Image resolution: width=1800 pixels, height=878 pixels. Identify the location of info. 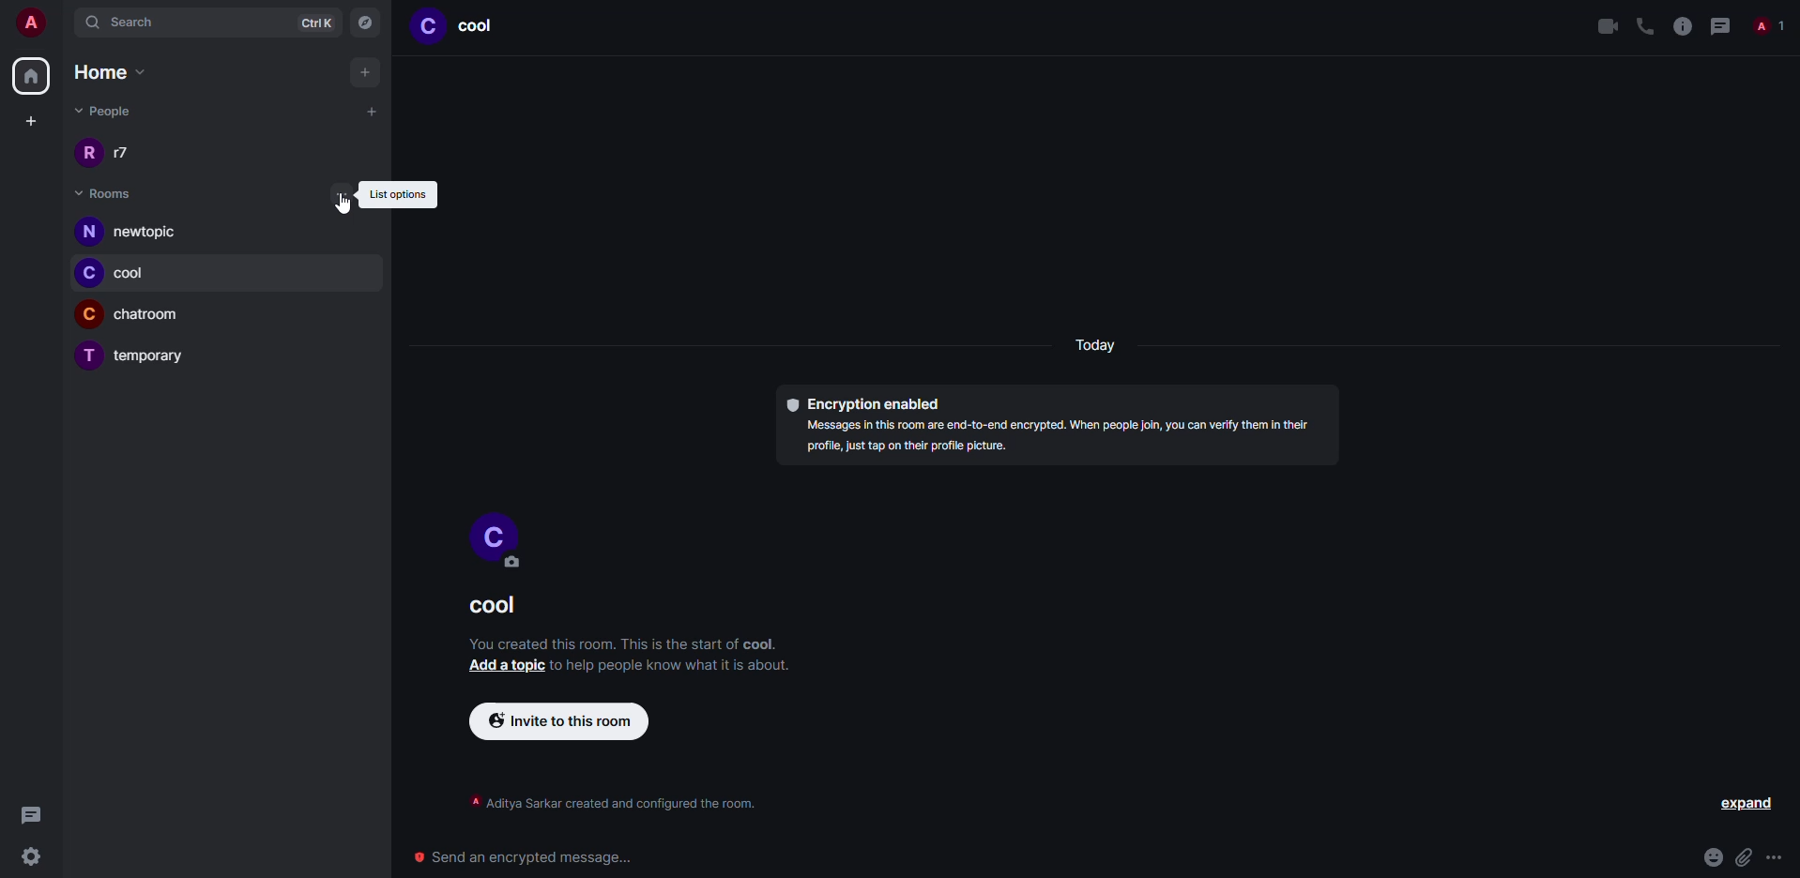
(1067, 440).